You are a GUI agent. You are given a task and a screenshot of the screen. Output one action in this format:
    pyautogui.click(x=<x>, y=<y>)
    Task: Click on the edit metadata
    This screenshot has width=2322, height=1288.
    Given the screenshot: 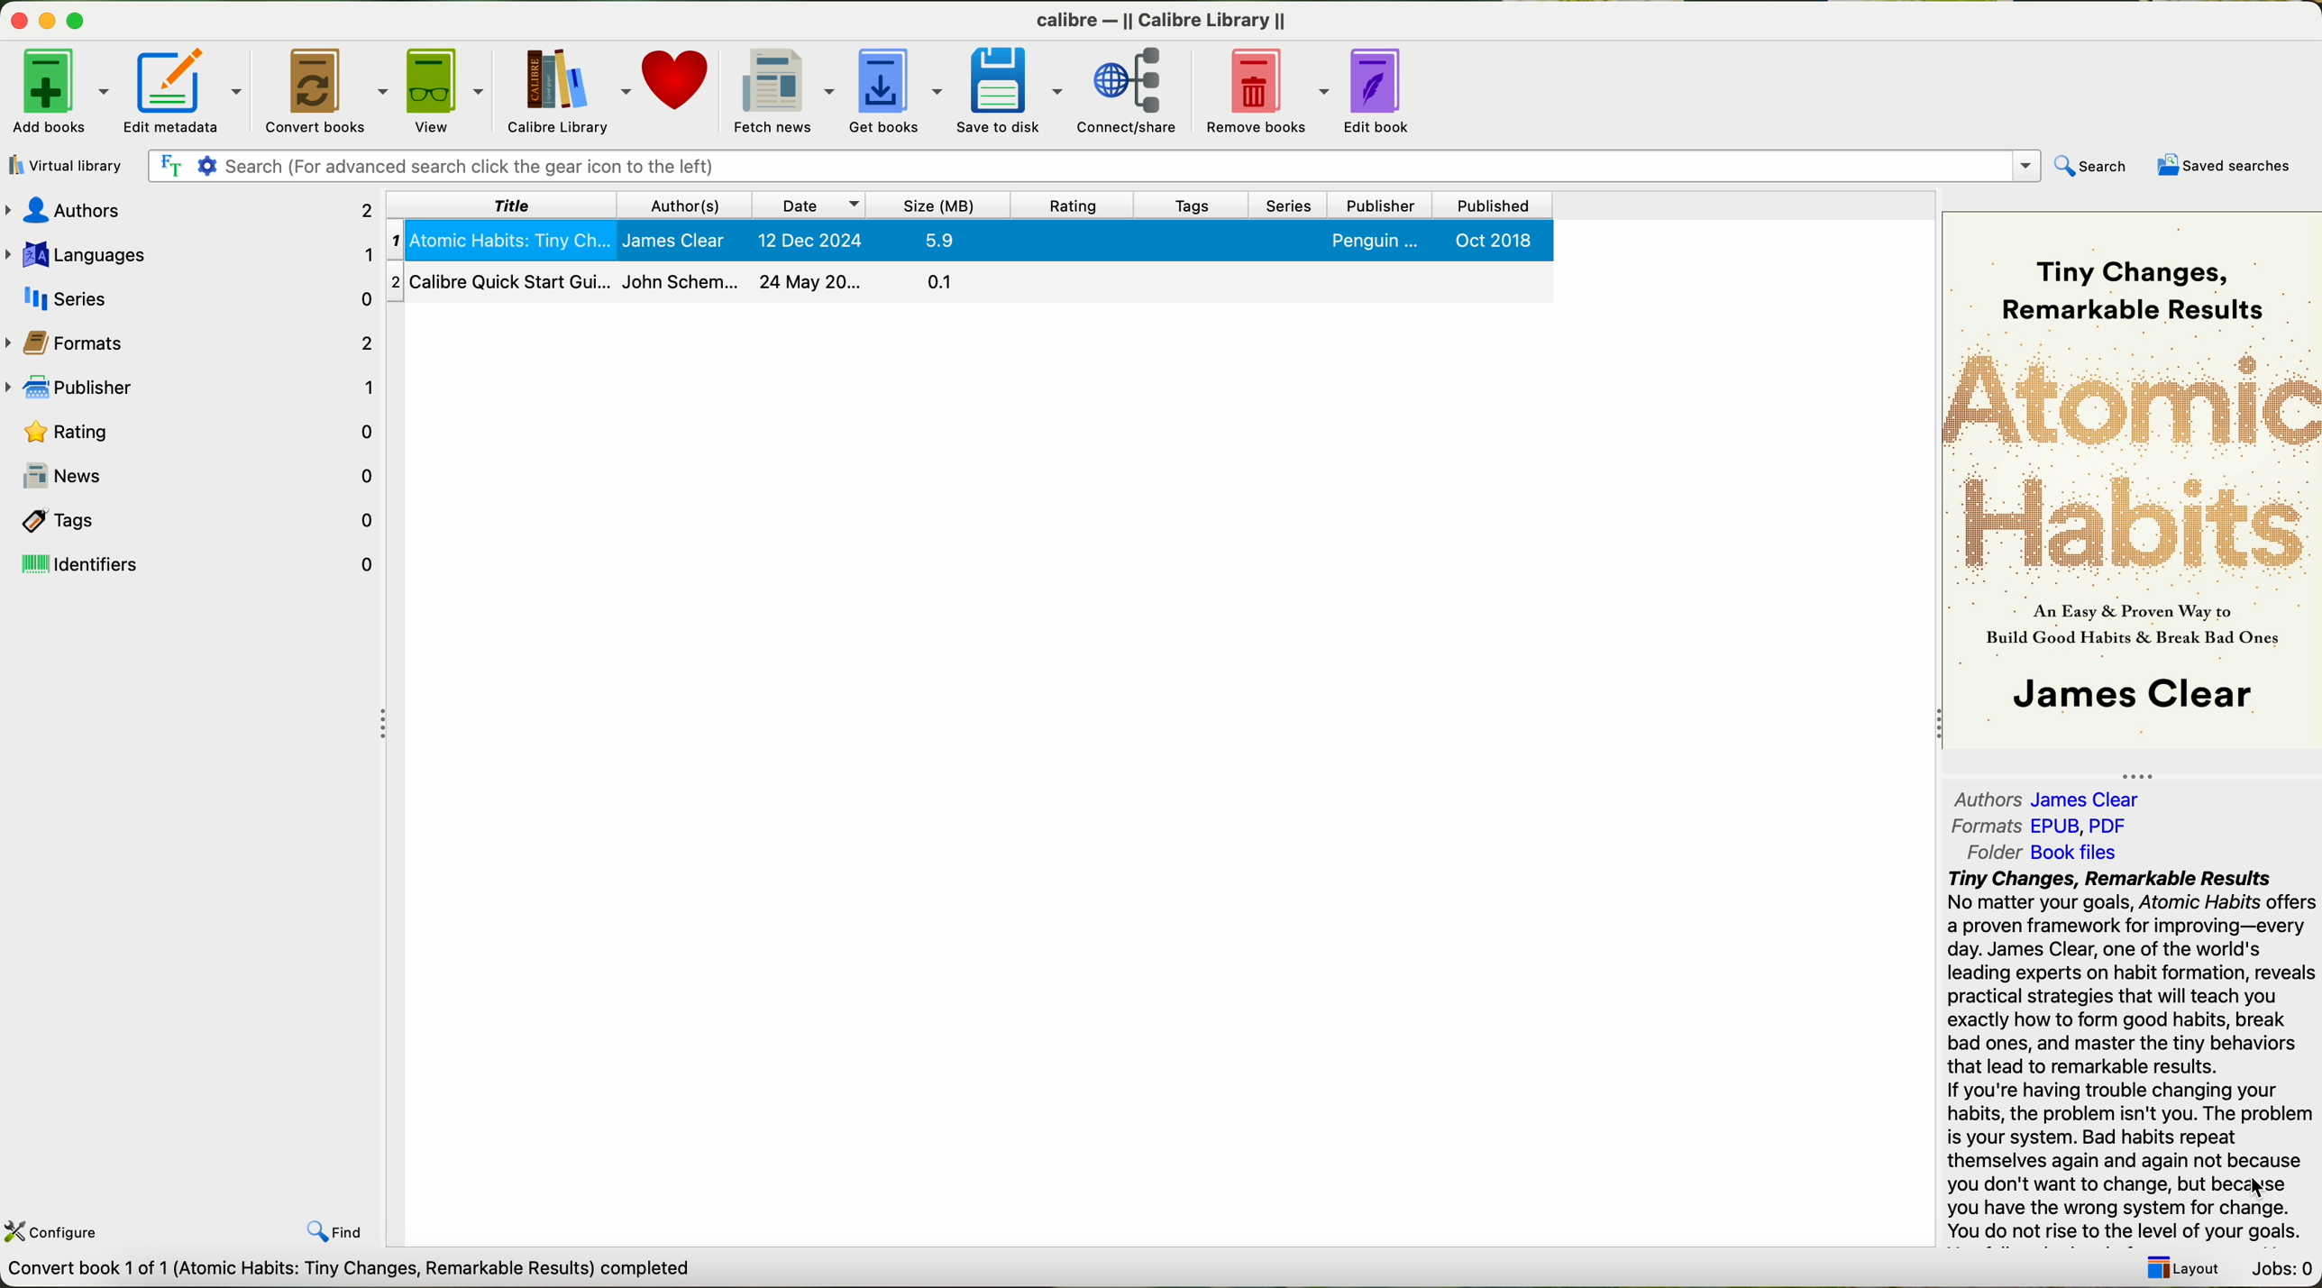 What is the action you would take?
    pyautogui.click(x=186, y=89)
    